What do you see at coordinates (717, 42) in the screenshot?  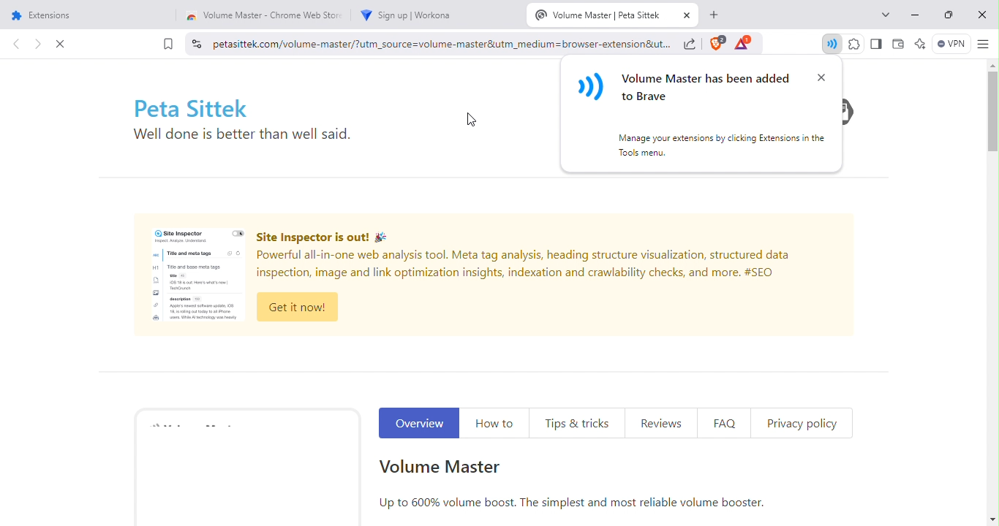 I see `brave shields ` at bounding box center [717, 42].